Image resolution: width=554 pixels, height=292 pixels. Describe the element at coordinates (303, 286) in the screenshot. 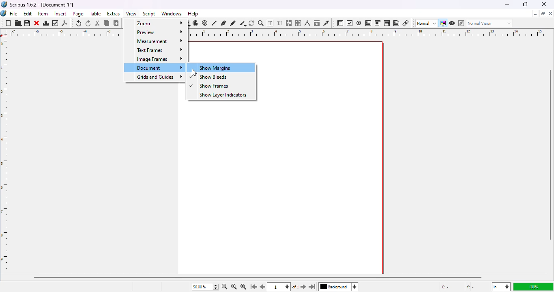

I see `go to the next page` at that location.